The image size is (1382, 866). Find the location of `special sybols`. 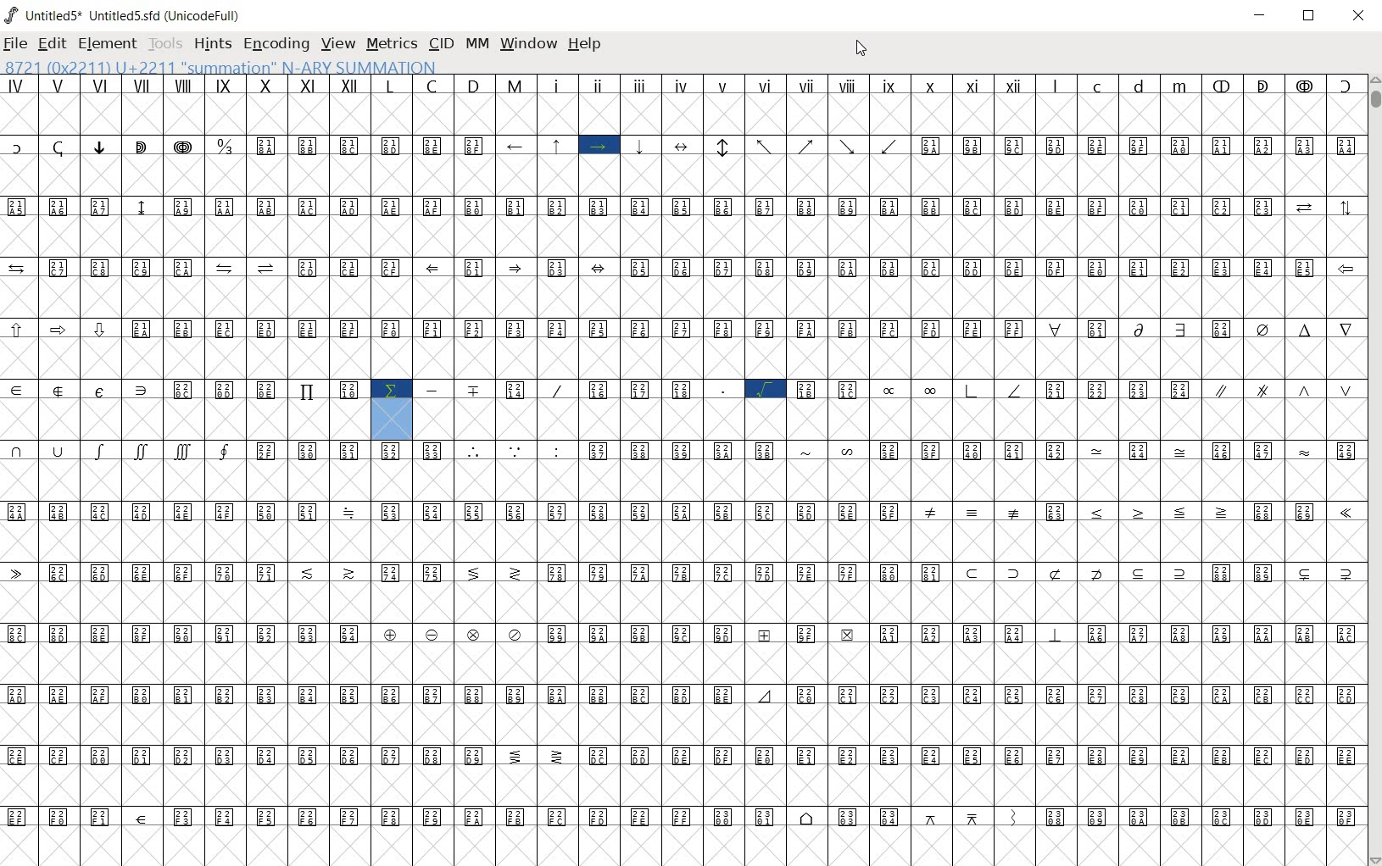

special sybols is located at coordinates (684, 634).